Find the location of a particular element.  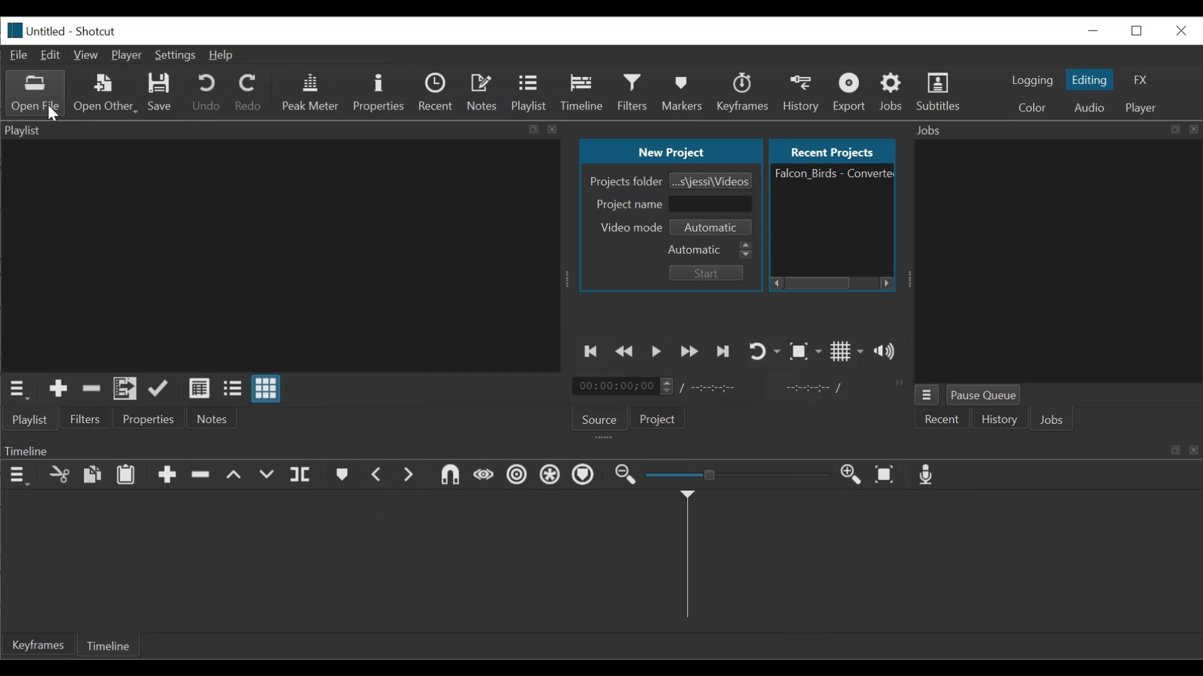

Horizontal Scroll bar is located at coordinates (821, 285).